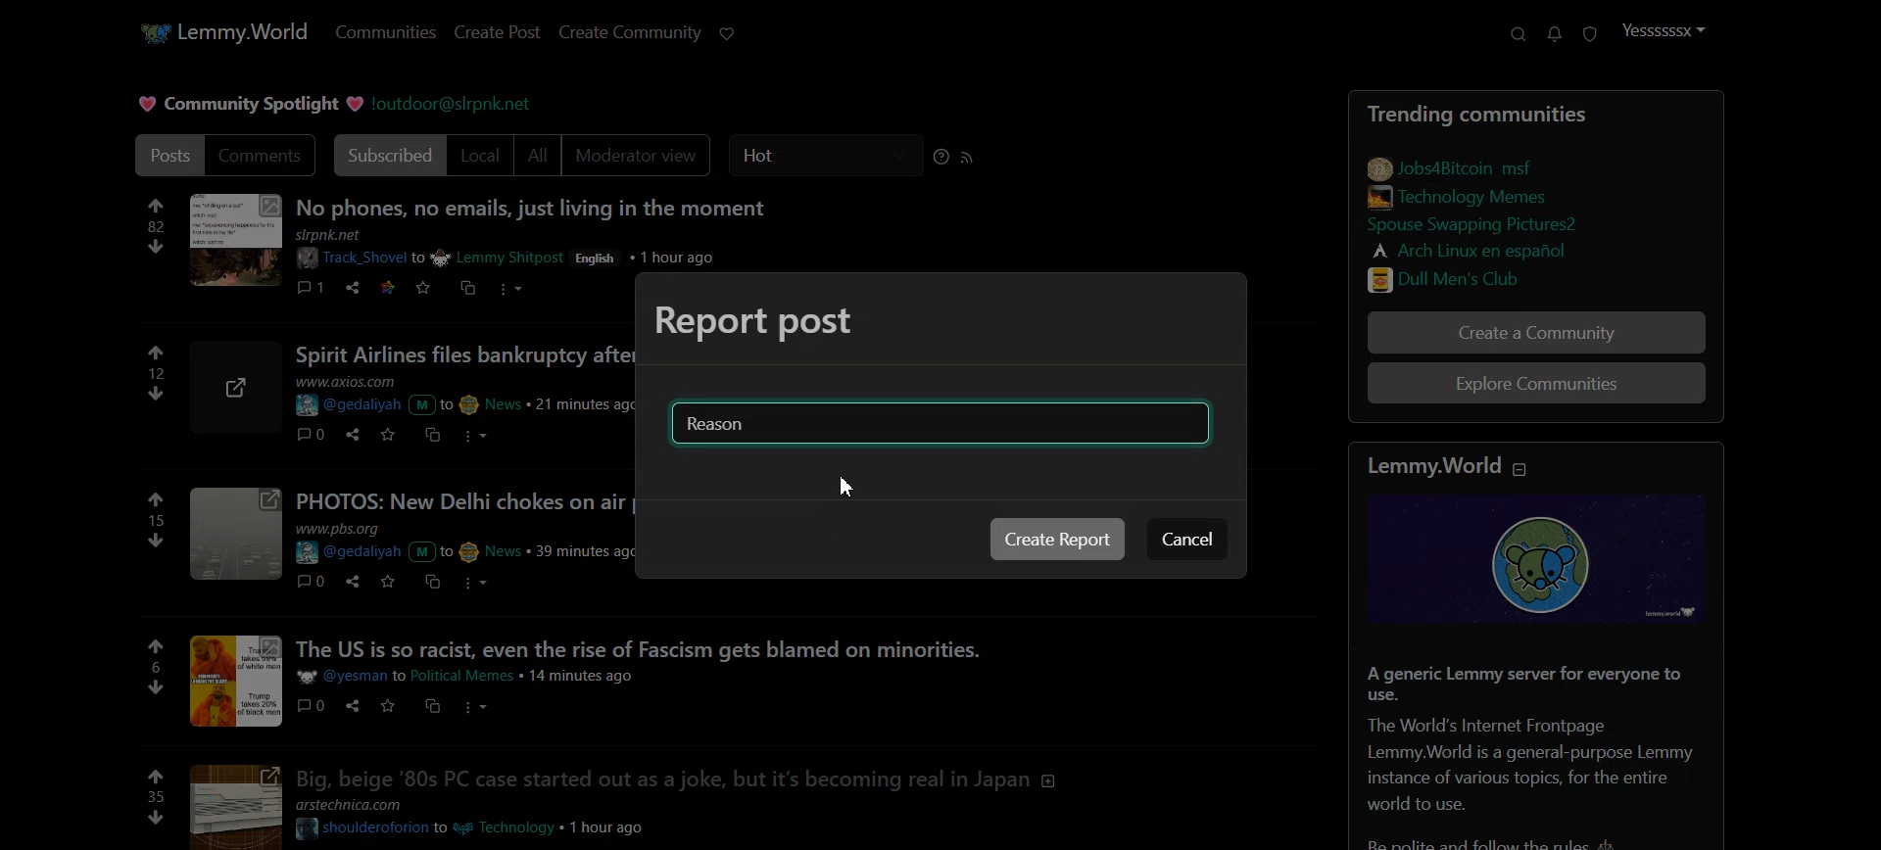 The width and height of the screenshot is (1881, 850). Describe the element at coordinates (157, 246) in the screenshot. I see `downvote` at that location.